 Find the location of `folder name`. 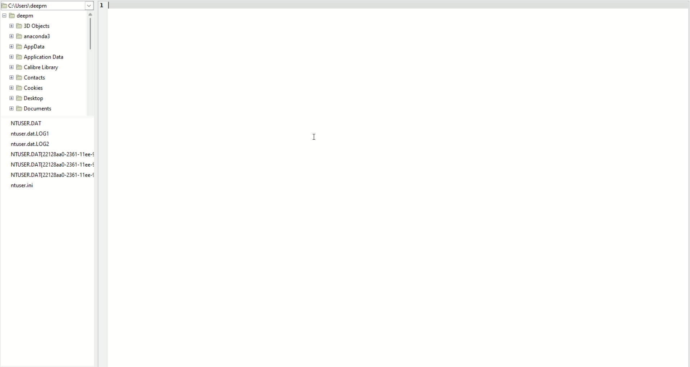

folder name is located at coordinates (28, 47).